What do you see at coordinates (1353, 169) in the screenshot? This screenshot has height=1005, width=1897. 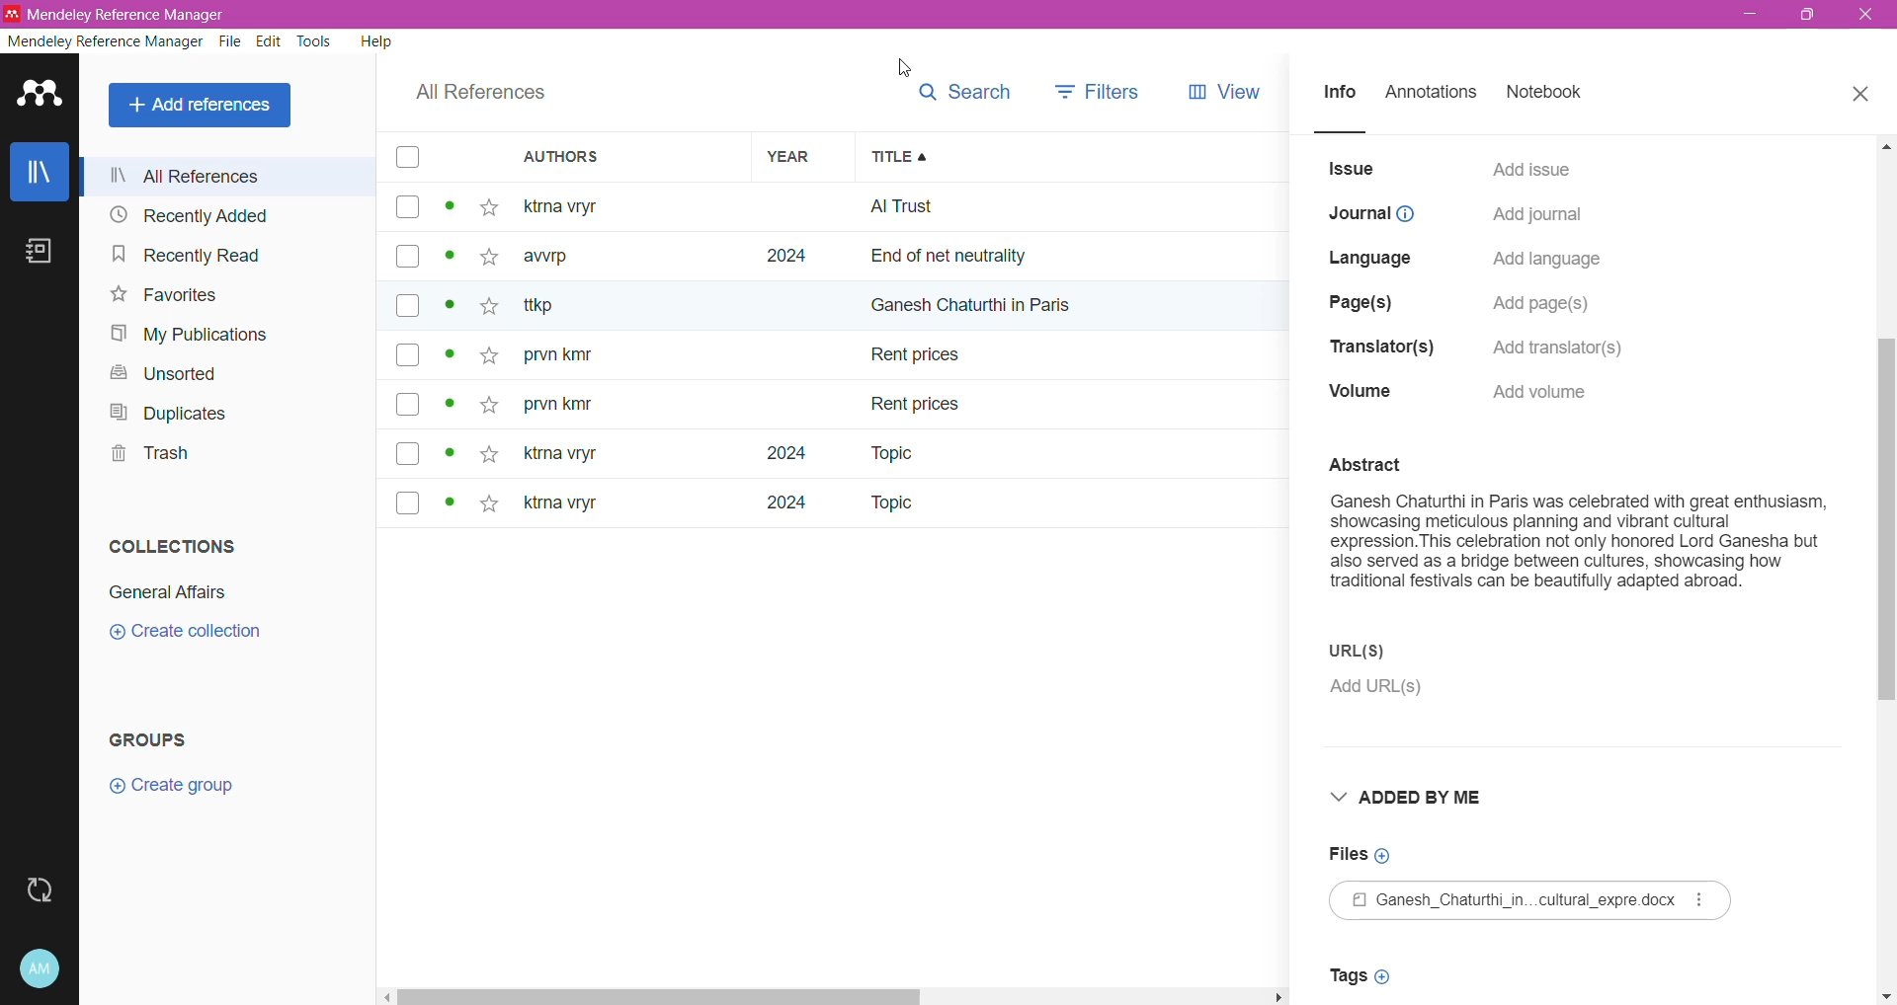 I see `Issue` at bounding box center [1353, 169].